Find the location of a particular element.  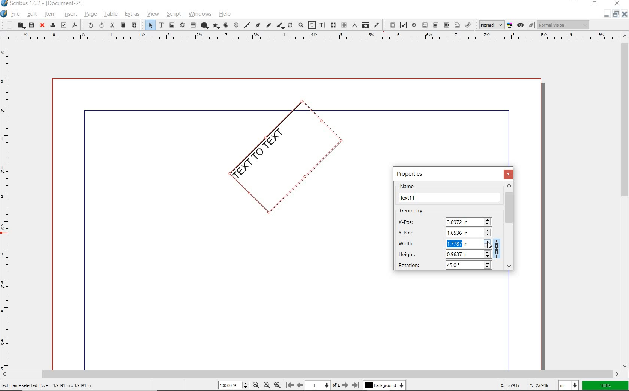

close is located at coordinates (42, 25).